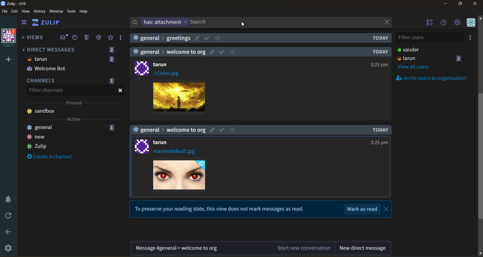 This screenshot has height=257, width=483. Describe the element at coordinates (73, 119) in the screenshot. I see `Active` at that location.